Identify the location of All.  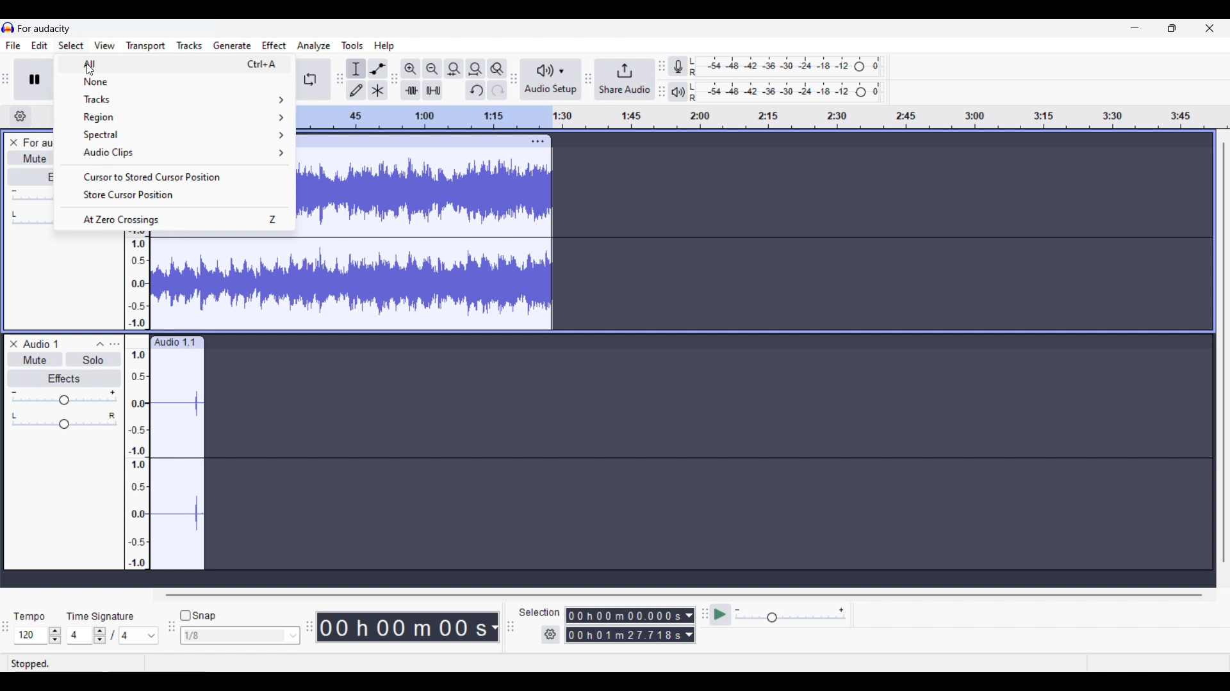
(172, 63).